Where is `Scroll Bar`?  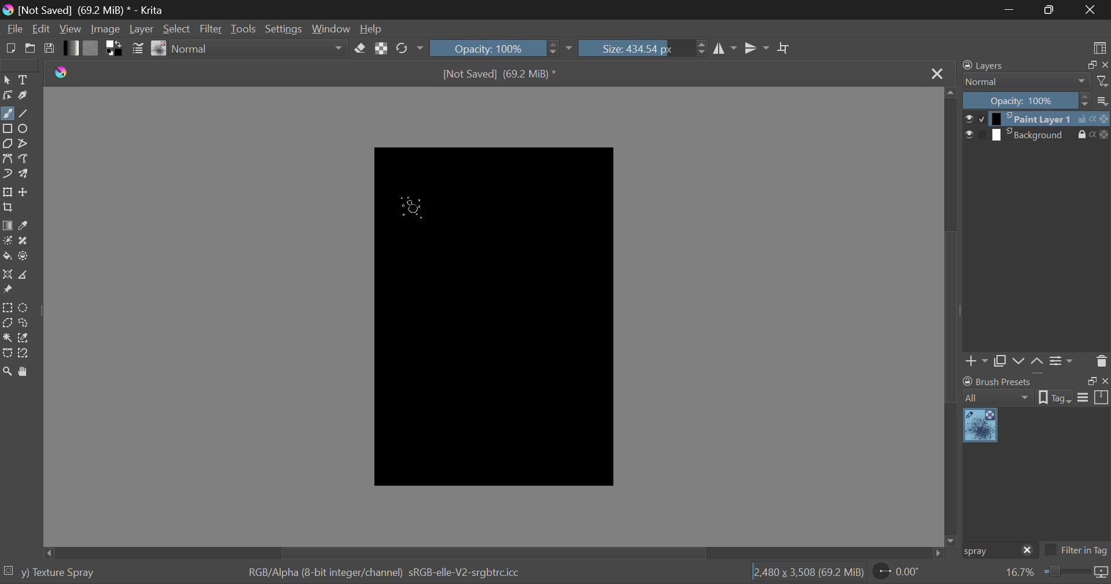
Scroll Bar is located at coordinates (496, 552).